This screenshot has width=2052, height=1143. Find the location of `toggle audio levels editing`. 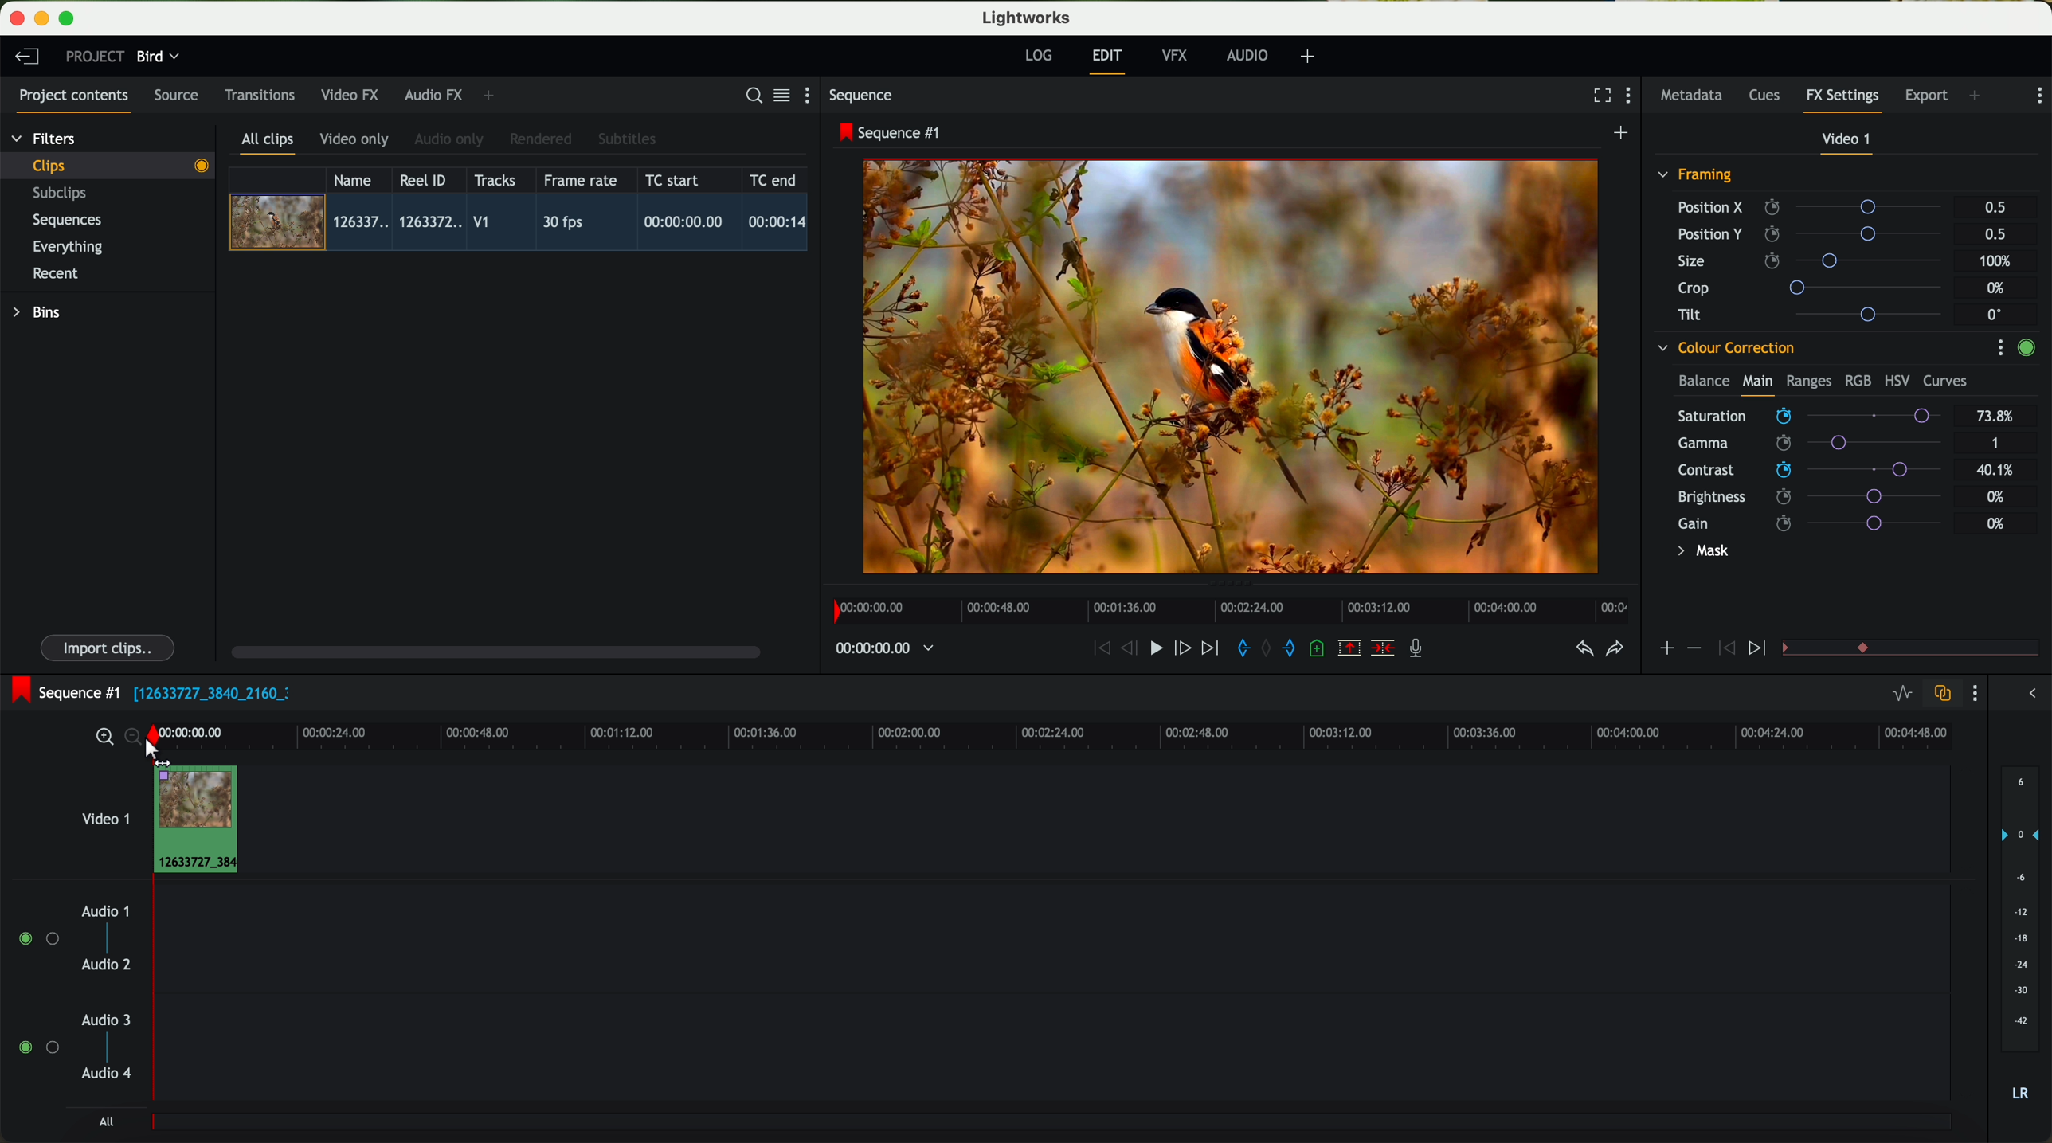

toggle audio levels editing is located at coordinates (1901, 695).